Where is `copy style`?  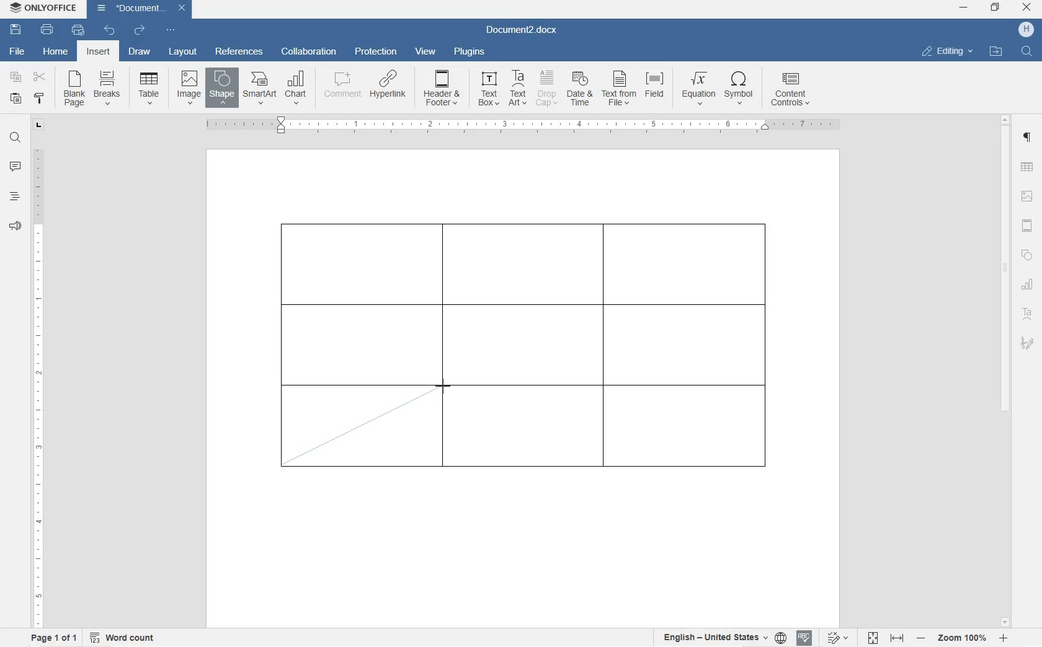 copy style is located at coordinates (40, 99).